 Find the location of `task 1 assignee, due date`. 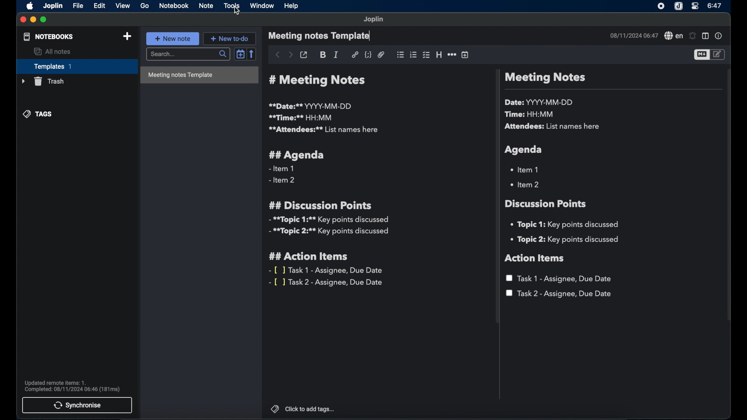

task 1 assignee, due date is located at coordinates (560, 278).